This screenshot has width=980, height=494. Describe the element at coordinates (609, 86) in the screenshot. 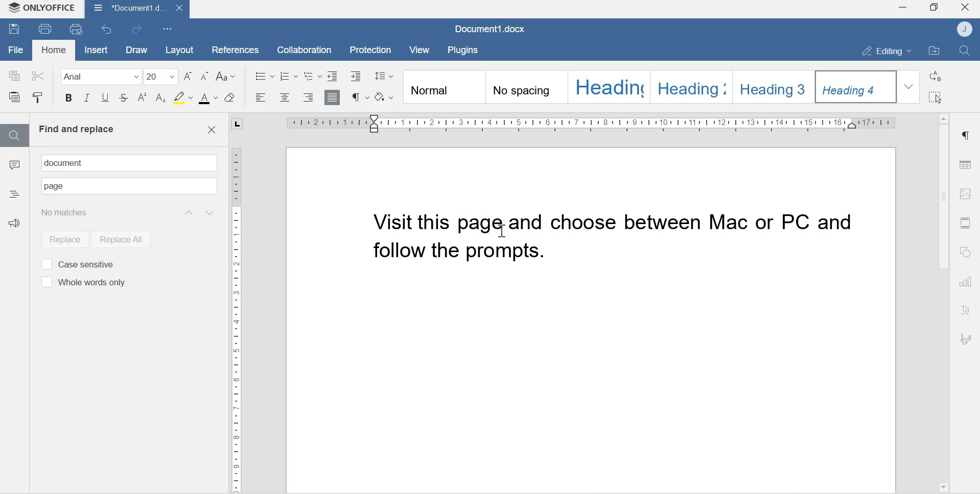

I see `Heading 1` at that location.